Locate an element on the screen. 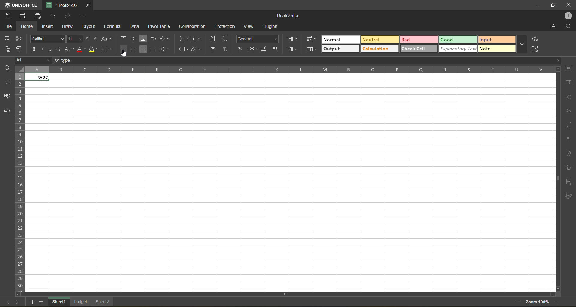  replace is located at coordinates (535, 40).